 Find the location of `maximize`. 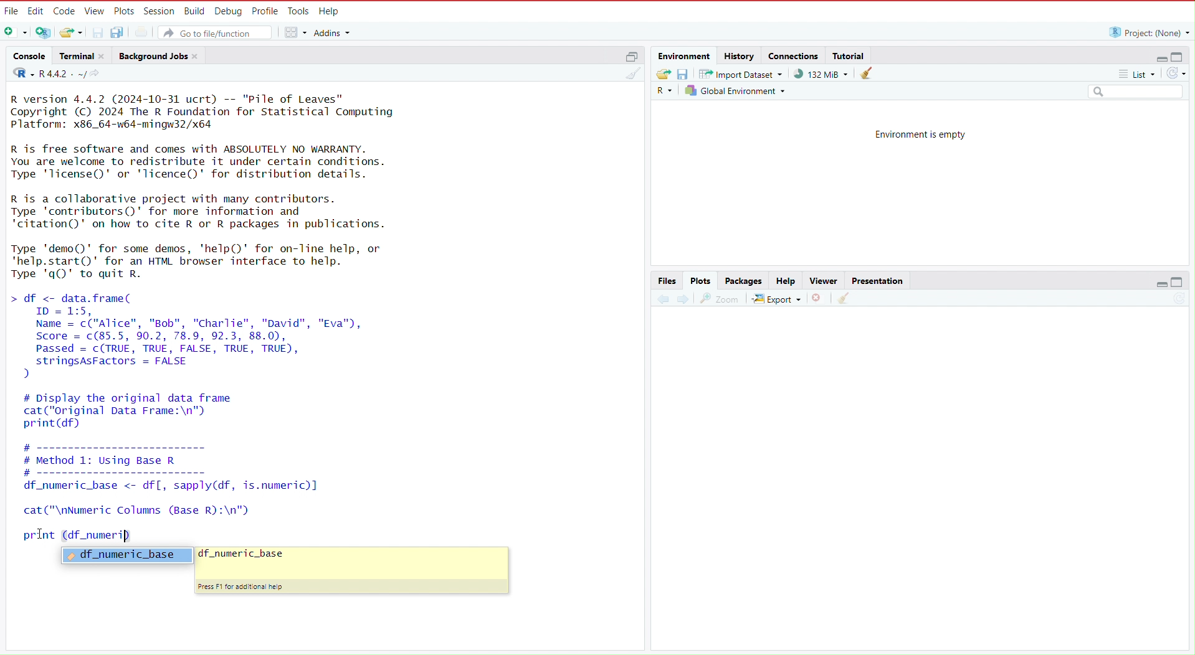

maximize is located at coordinates (1183, 55).